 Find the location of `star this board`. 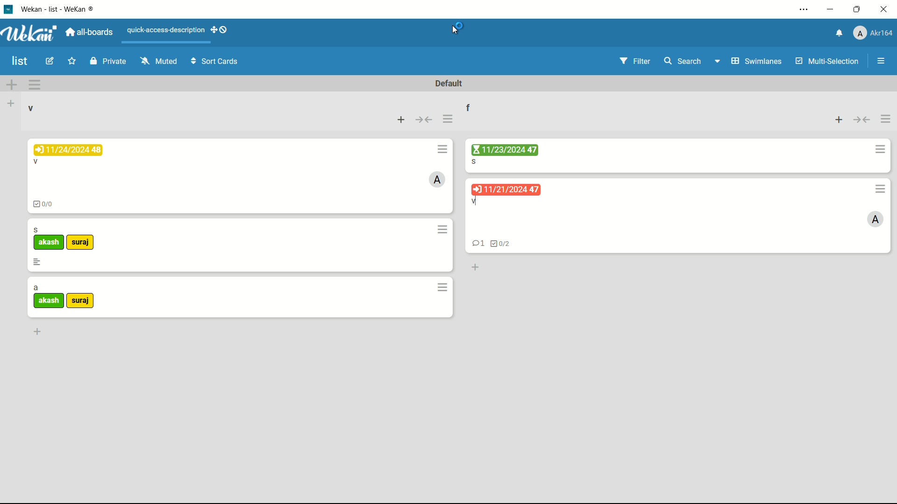

star this board is located at coordinates (71, 61).